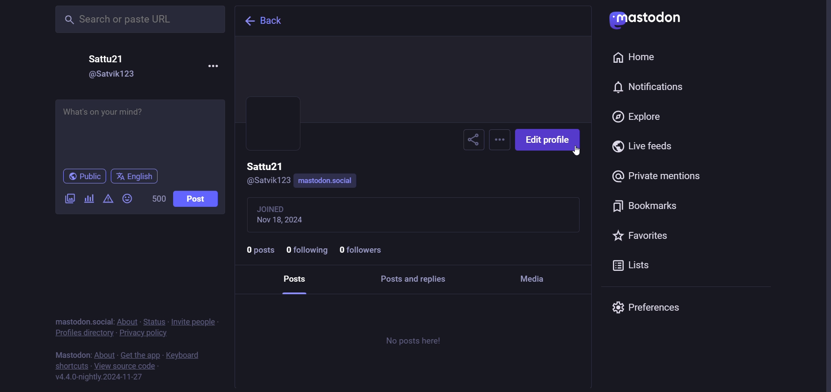 The image size is (831, 392). Describe the element at coordinates (641, 237) in the screenshot. I see `favorites` at that location.